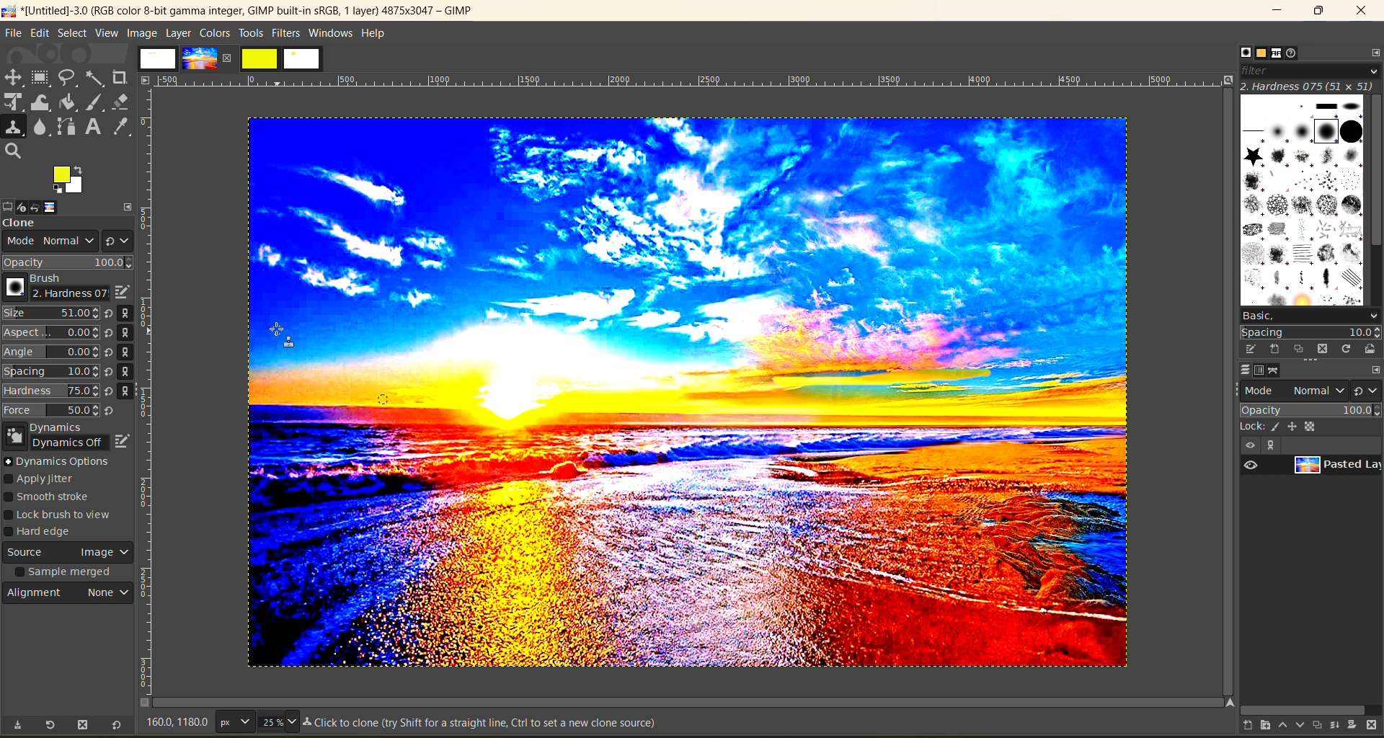 Image resolution: width=1384 pixels, height=738 pixels. I want to click on image, so click(683, 397).